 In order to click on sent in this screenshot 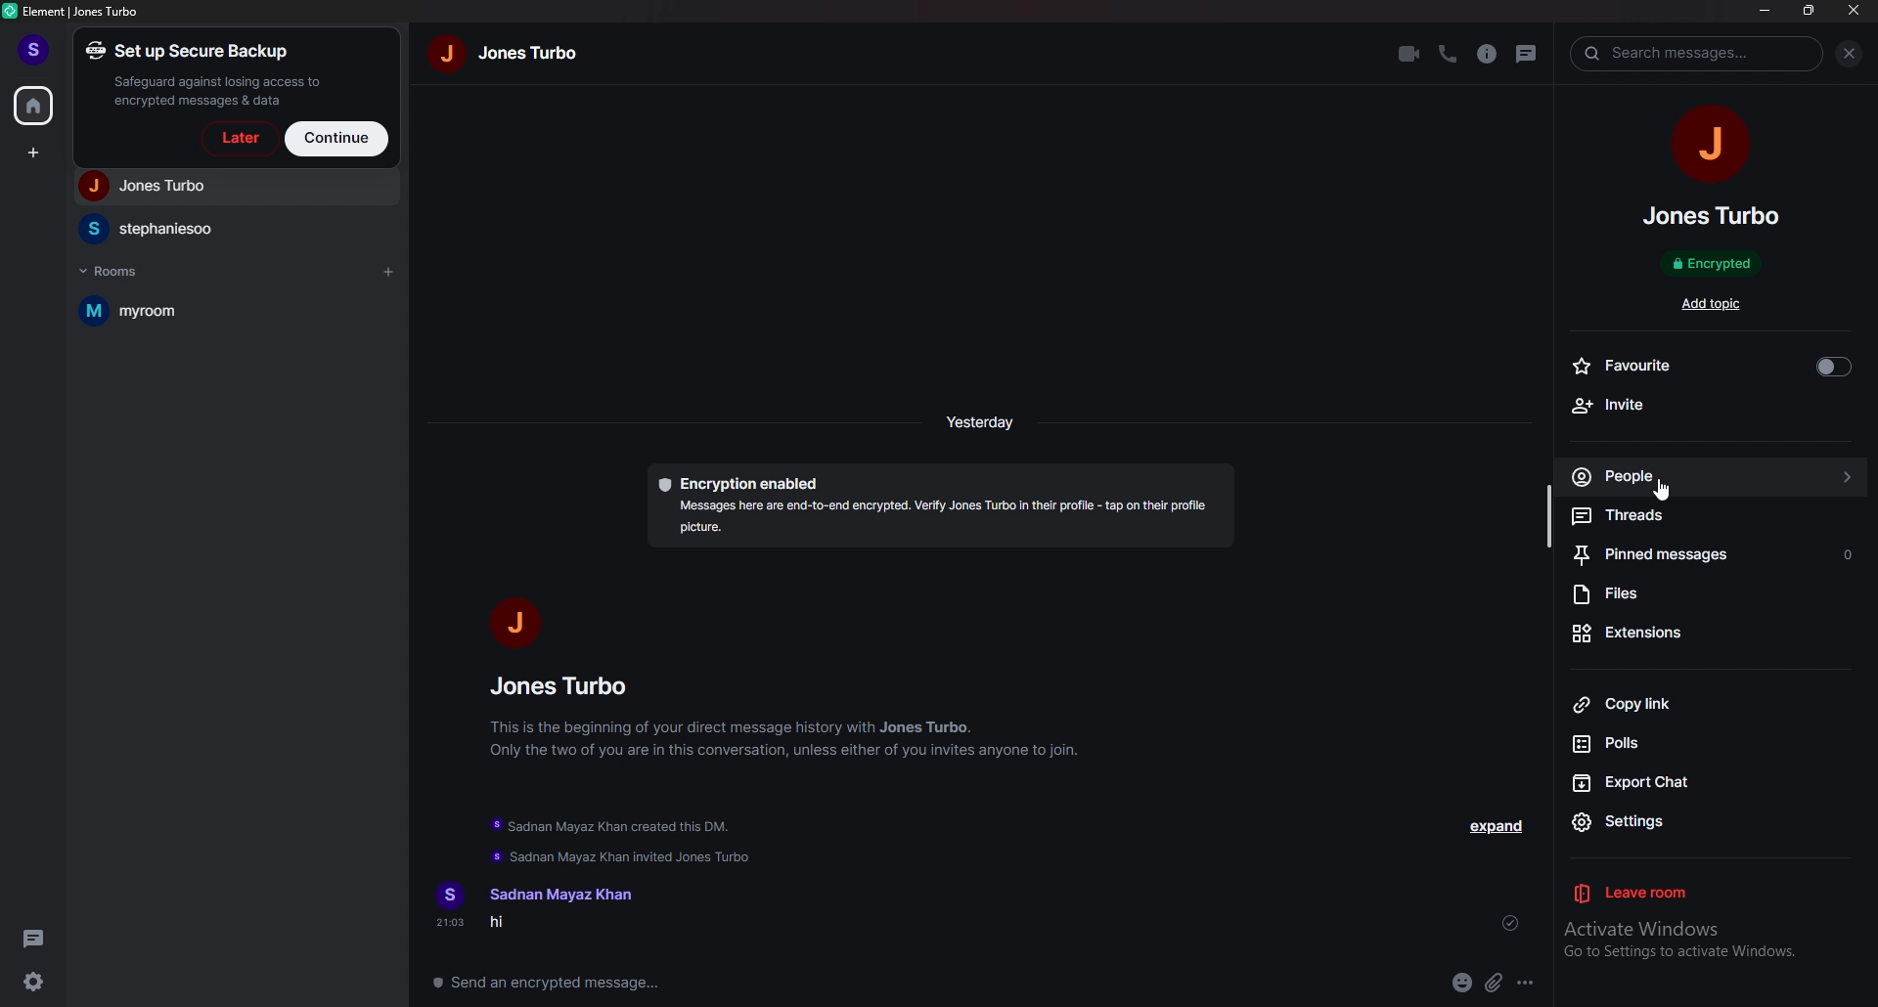, I will do `click(1510, 923)`.